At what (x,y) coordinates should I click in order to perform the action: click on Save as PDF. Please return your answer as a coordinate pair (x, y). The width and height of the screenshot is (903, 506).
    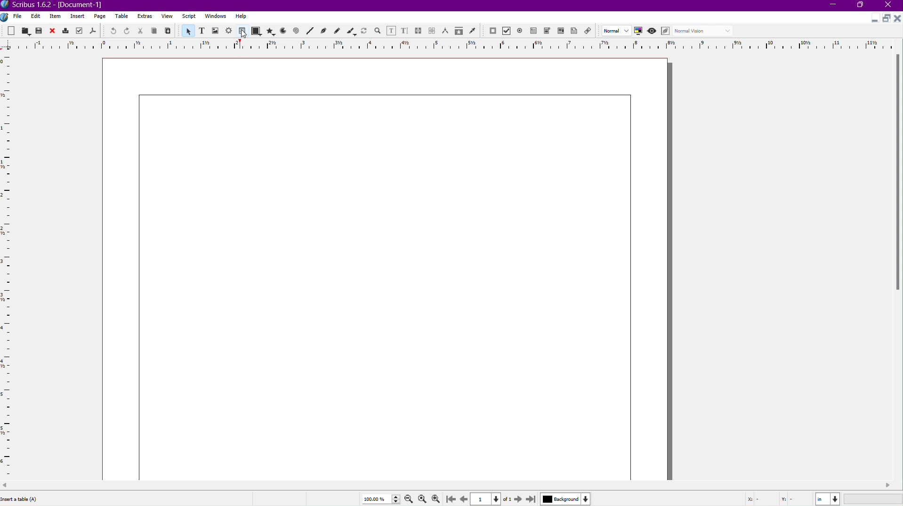
    Looking at the image, I should click on (92, 31).